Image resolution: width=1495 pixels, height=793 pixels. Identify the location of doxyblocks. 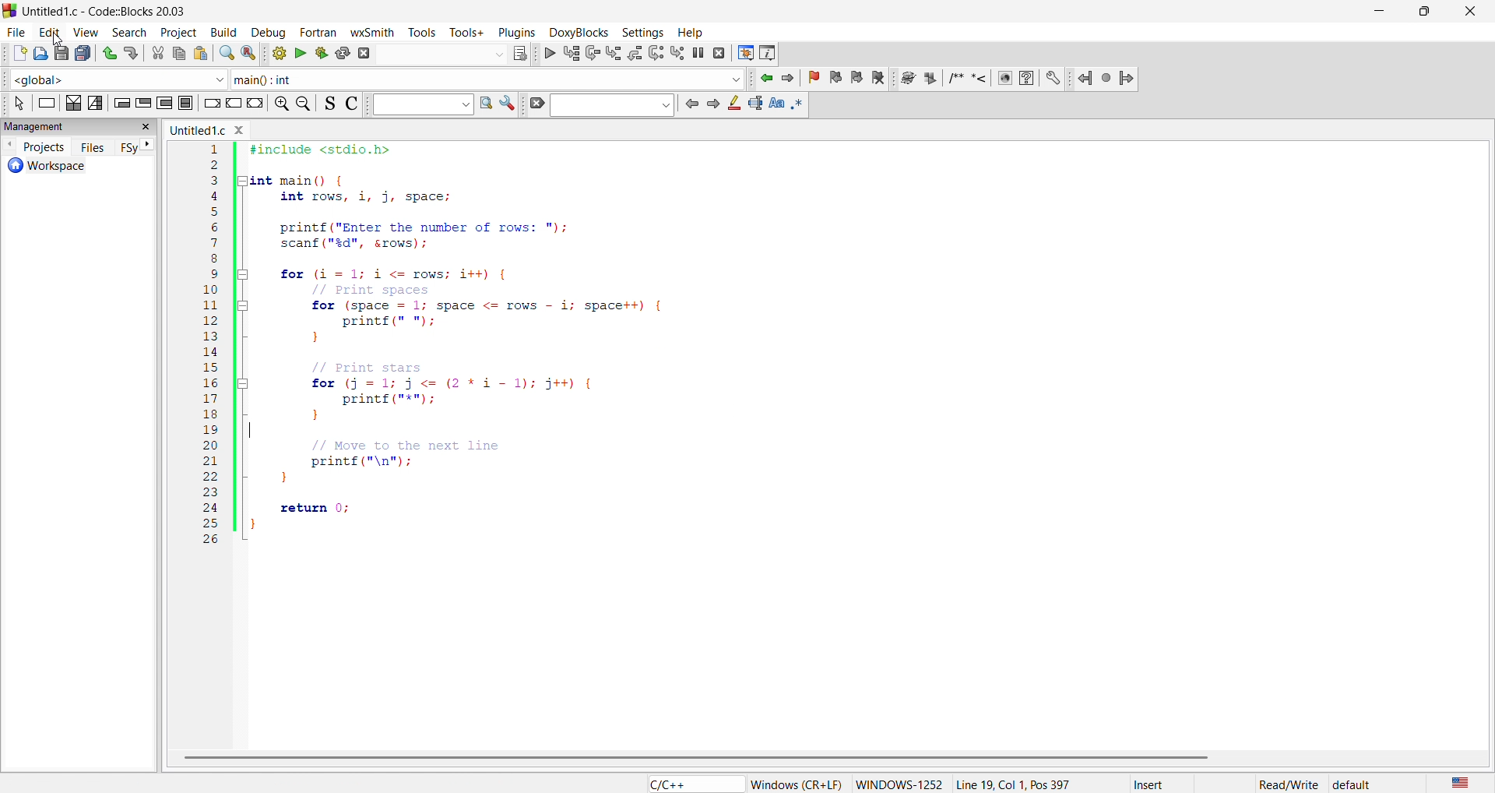
(576, 30).